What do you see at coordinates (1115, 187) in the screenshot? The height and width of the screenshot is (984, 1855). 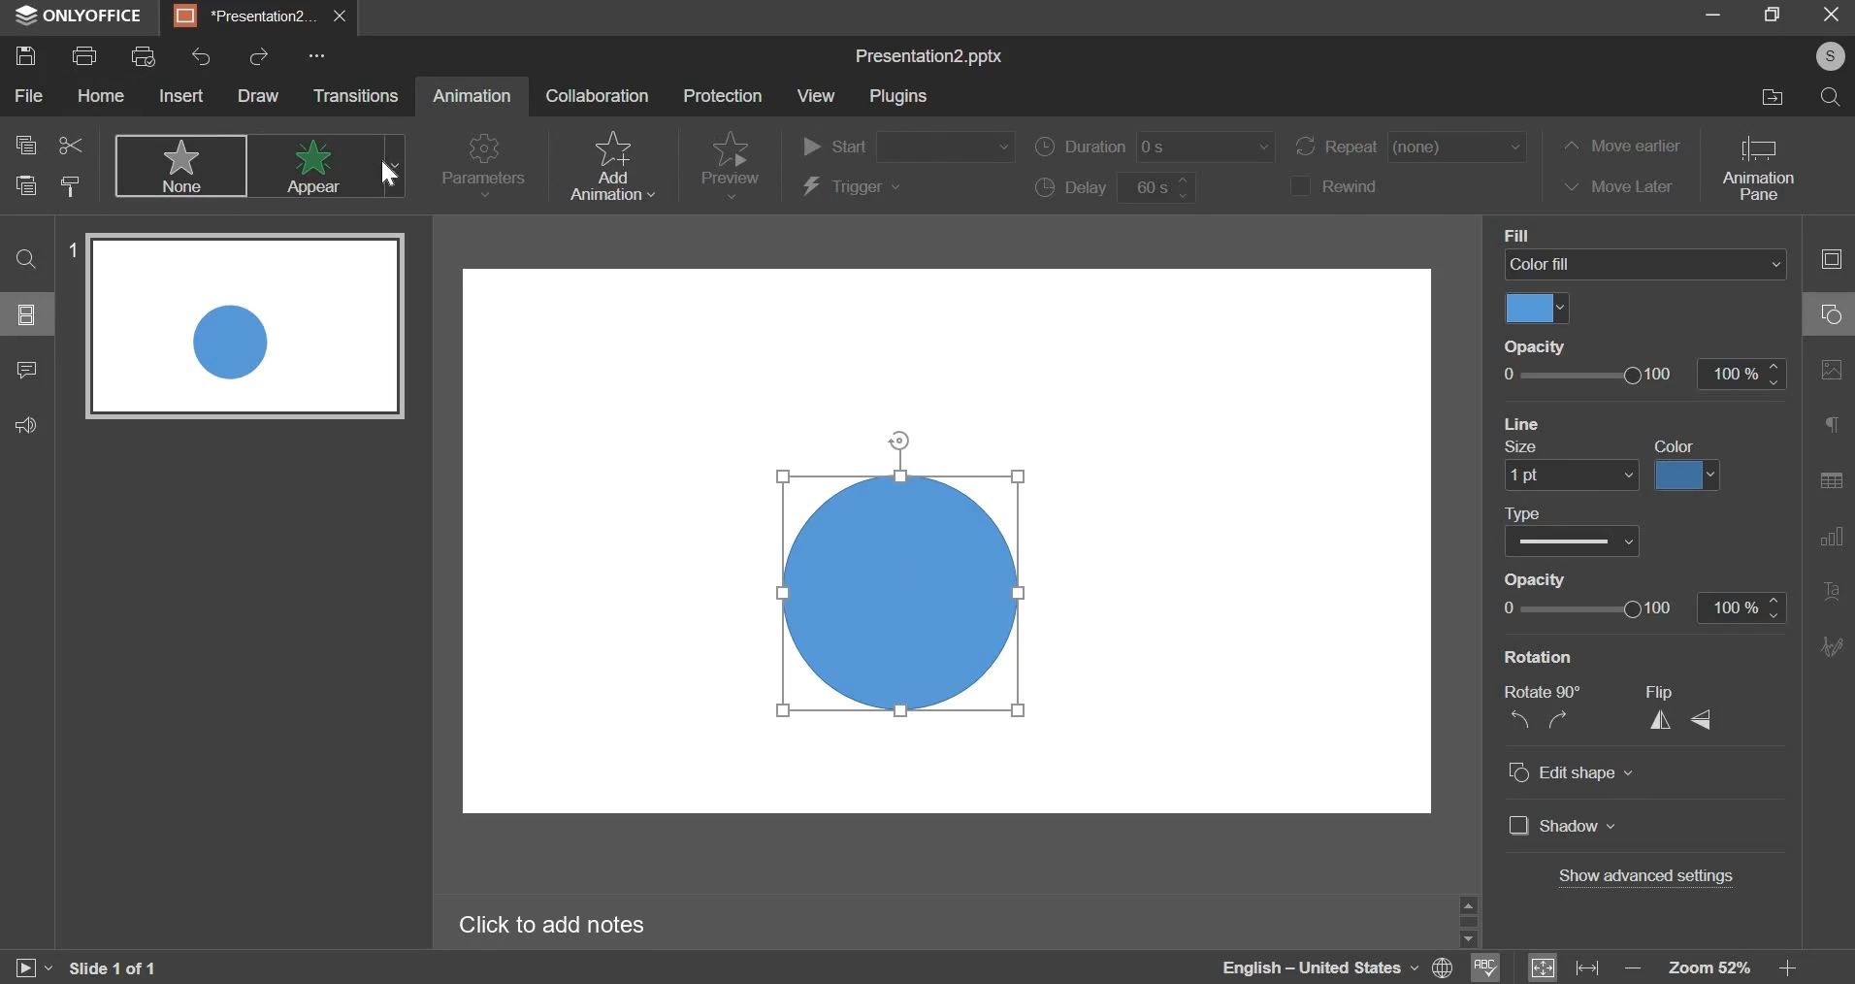 I see `delay` at bounding box center [1115, 187].